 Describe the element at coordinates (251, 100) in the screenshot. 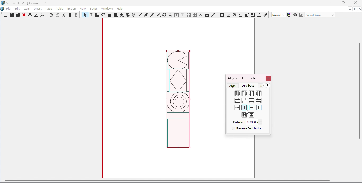

I see `Distribute tops equidistantly` at that location.